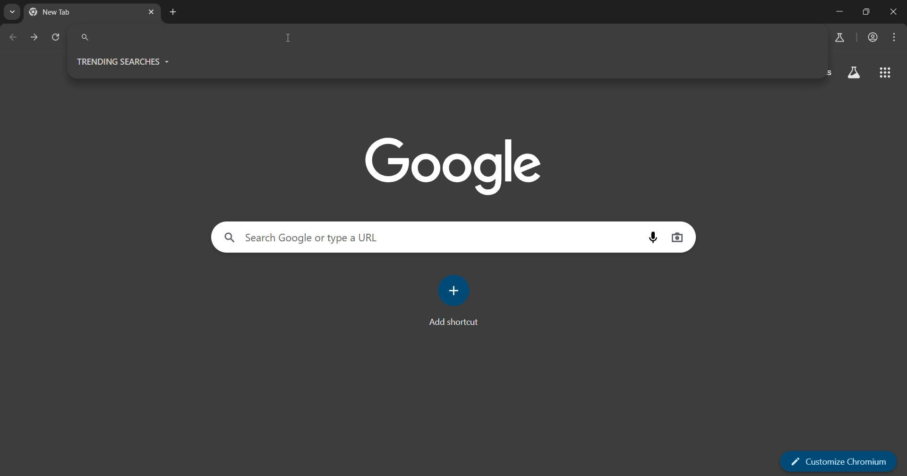  What do you see at coordinates (57, 37) in the screenshot?
I see `reload page` at bounding box center [57, 37].